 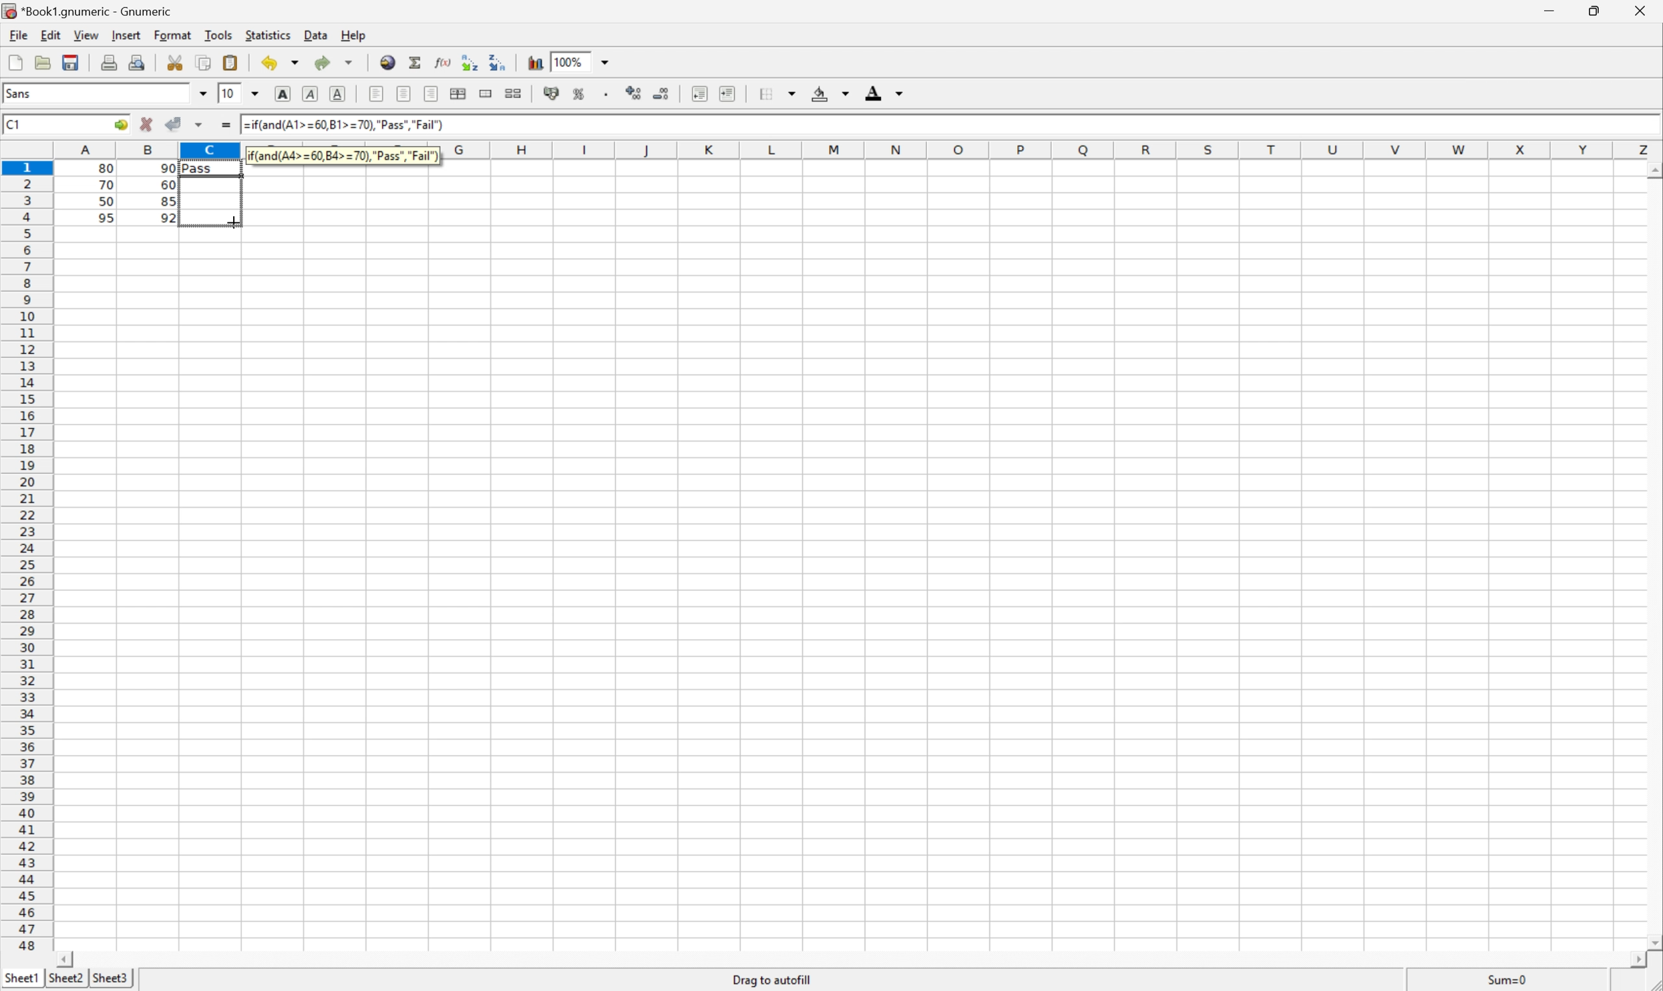 I want to click on Increase the number of decimals displayed, so click(x=635, y=93).